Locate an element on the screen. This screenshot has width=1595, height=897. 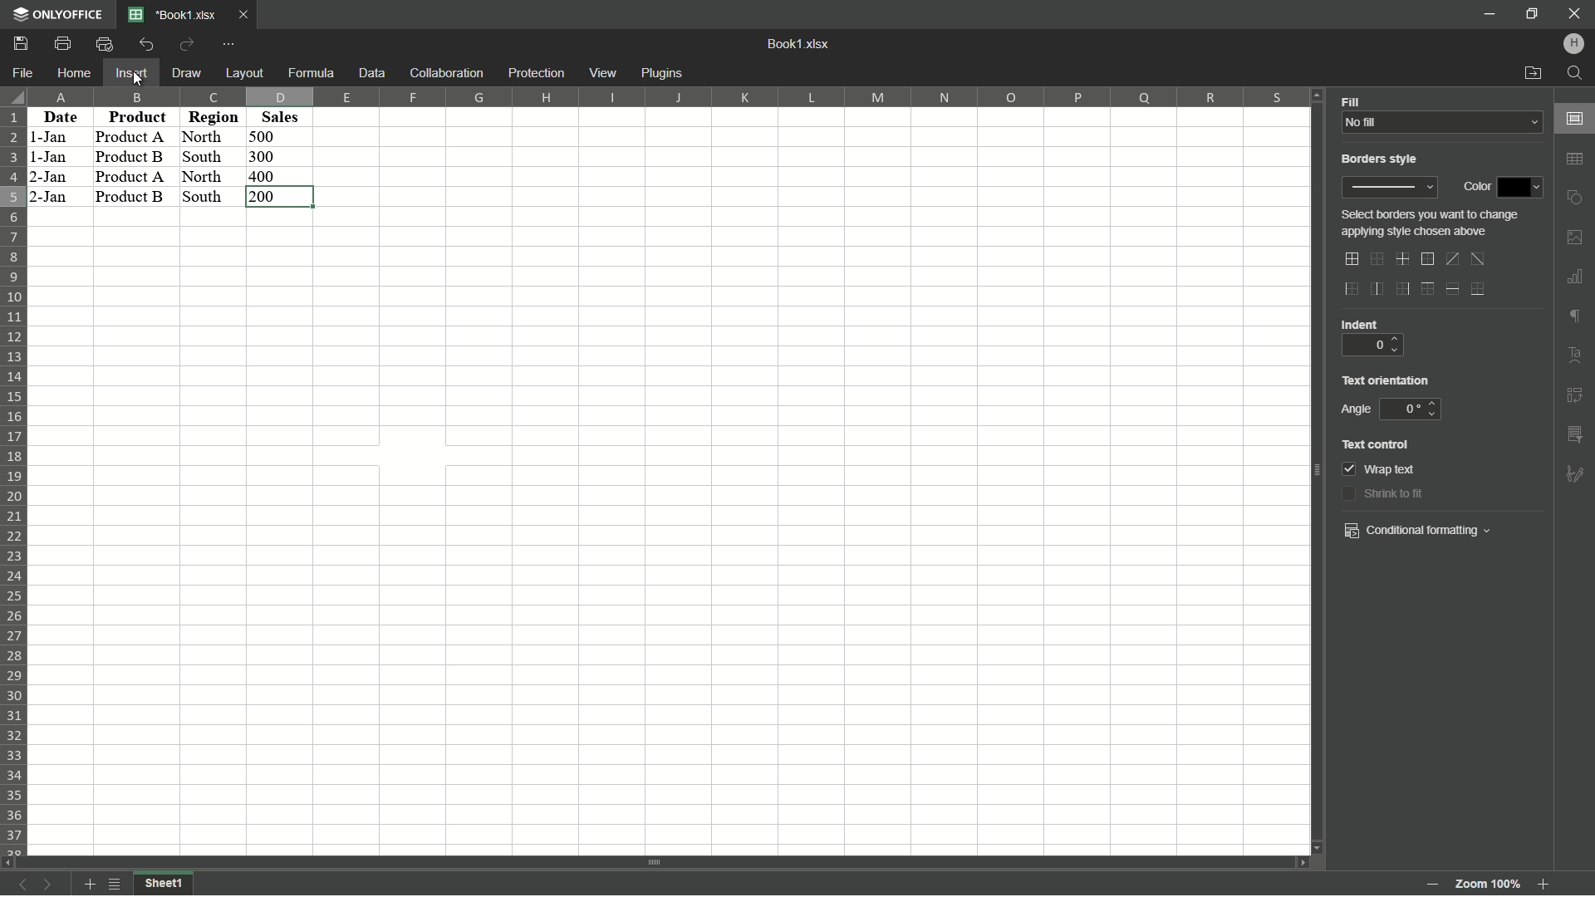
scroll bar is located at coordinates (1315, 472).